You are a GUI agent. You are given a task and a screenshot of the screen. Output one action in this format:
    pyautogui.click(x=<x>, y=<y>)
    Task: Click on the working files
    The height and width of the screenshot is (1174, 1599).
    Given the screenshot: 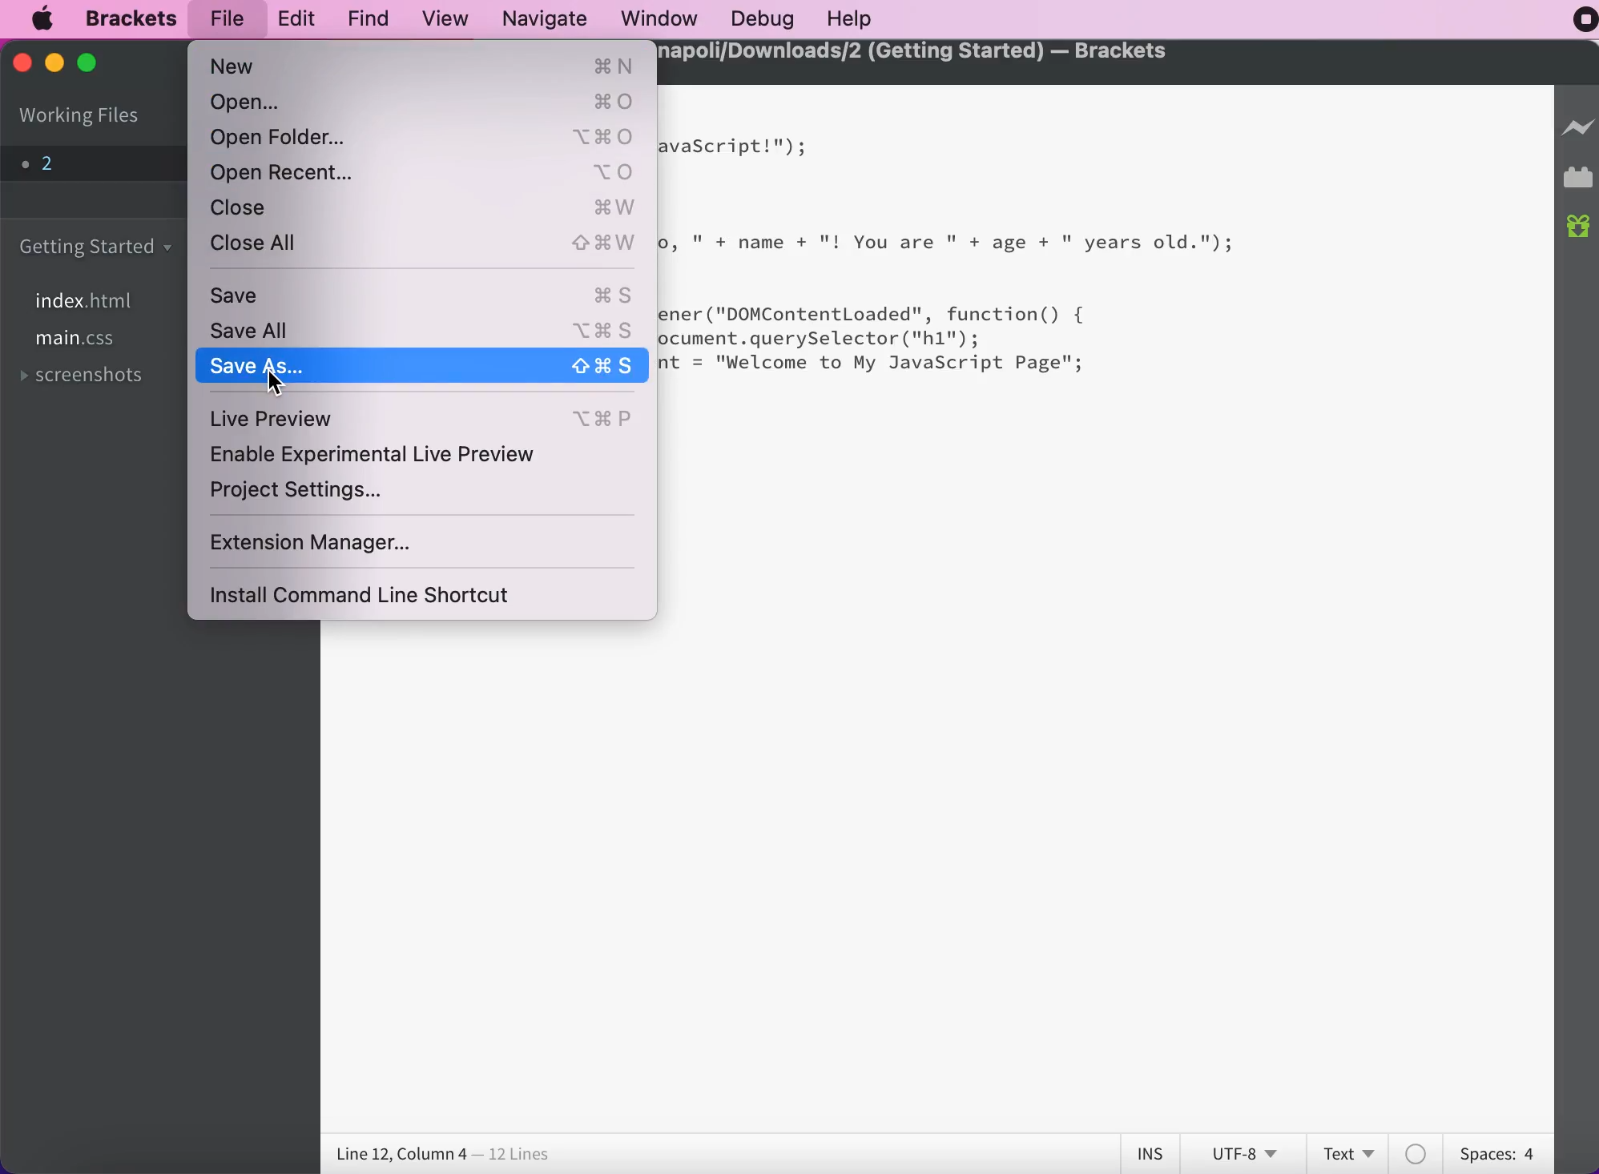 What is the action you would take?
    pyautogui.click(x=82, y=116)
    